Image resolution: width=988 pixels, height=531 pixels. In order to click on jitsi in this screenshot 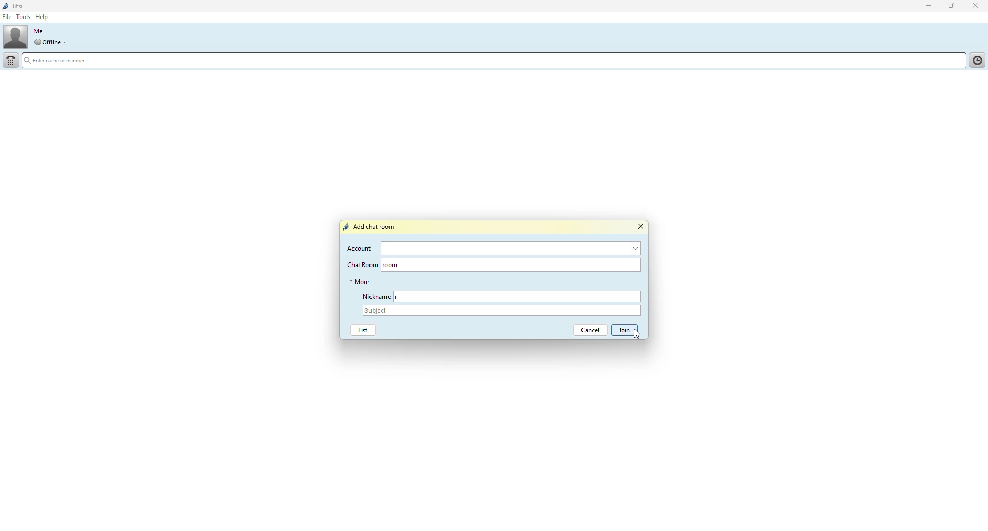, I will do `click(13, 6)`.